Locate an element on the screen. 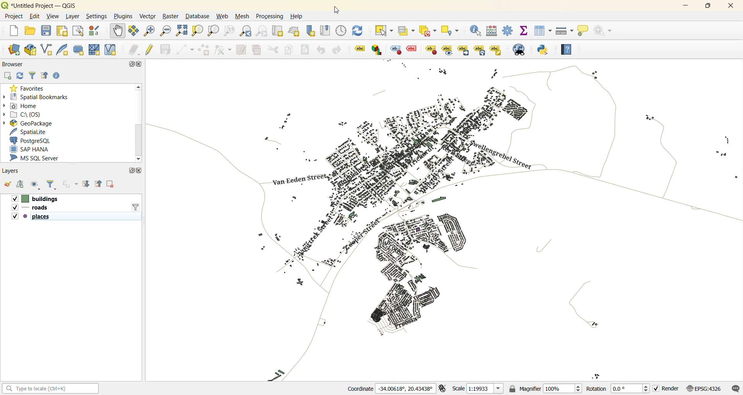 The image size is (743, 395). toggle display of unplaced labels is located at coordinates (412, 48).